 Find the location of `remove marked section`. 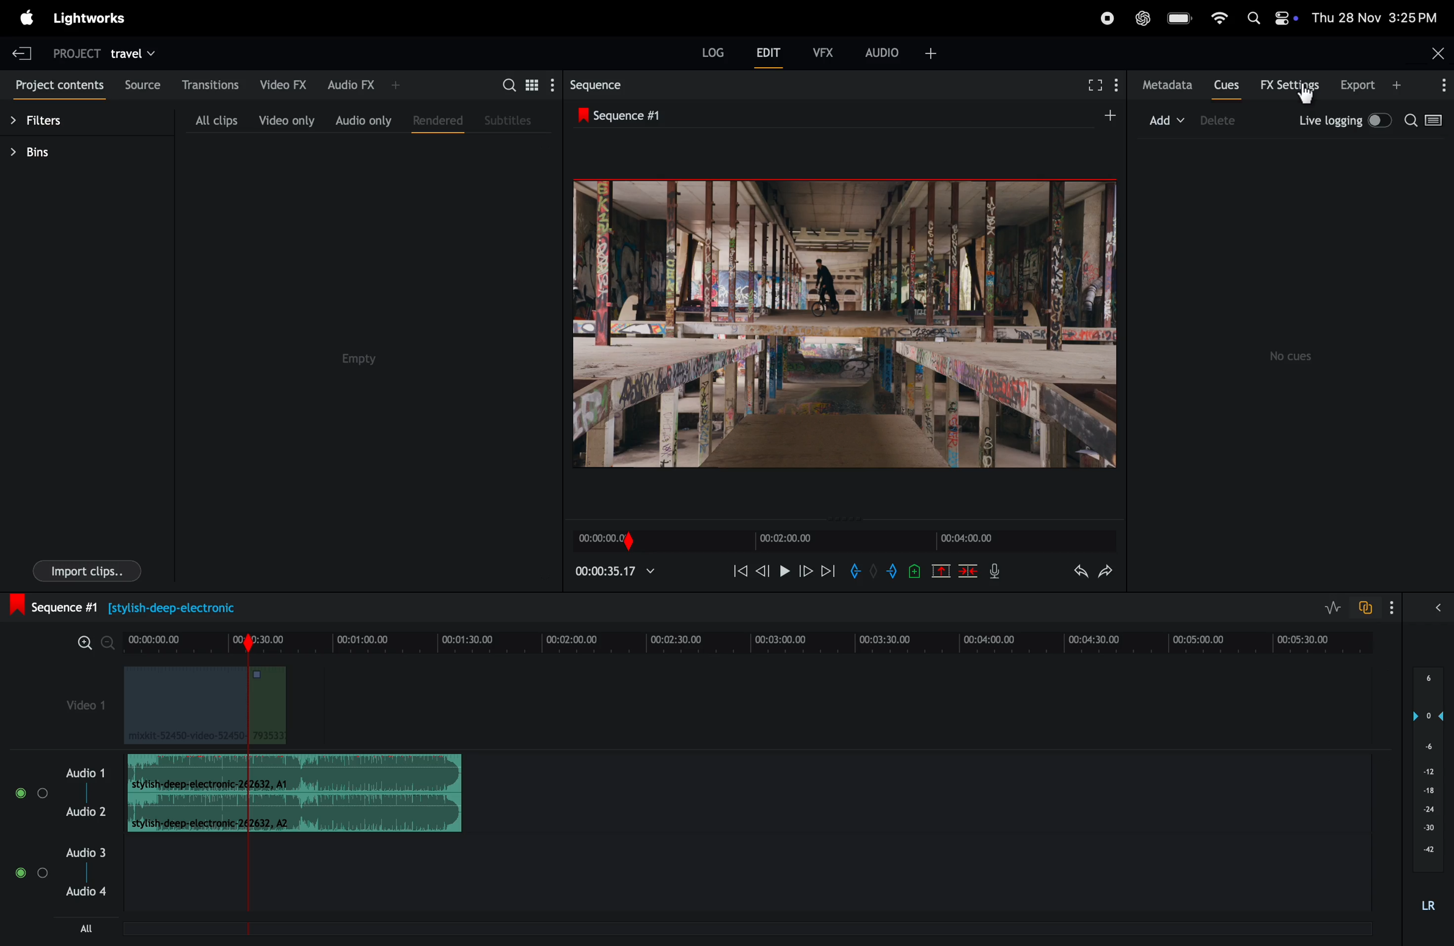

remove marked section is located at coordinates (942, 570).